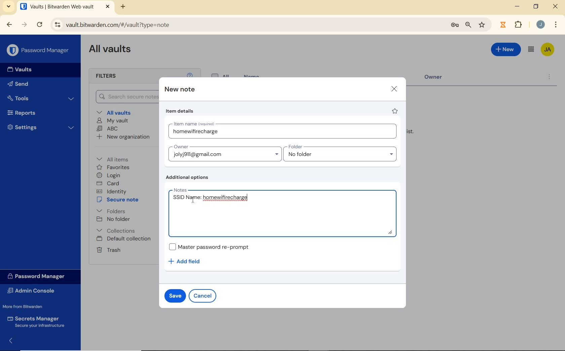  What do you see at coordinates (179, 89) in the screenshot?
I see `new note` at bounding box center [179, 89].